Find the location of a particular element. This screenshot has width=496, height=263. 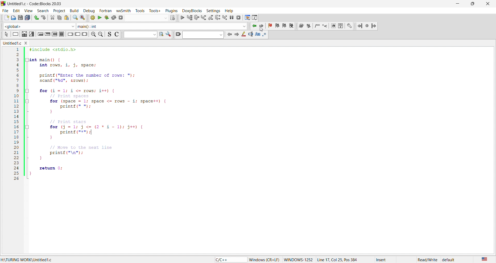

search bar is located at coordinates (148, 18).